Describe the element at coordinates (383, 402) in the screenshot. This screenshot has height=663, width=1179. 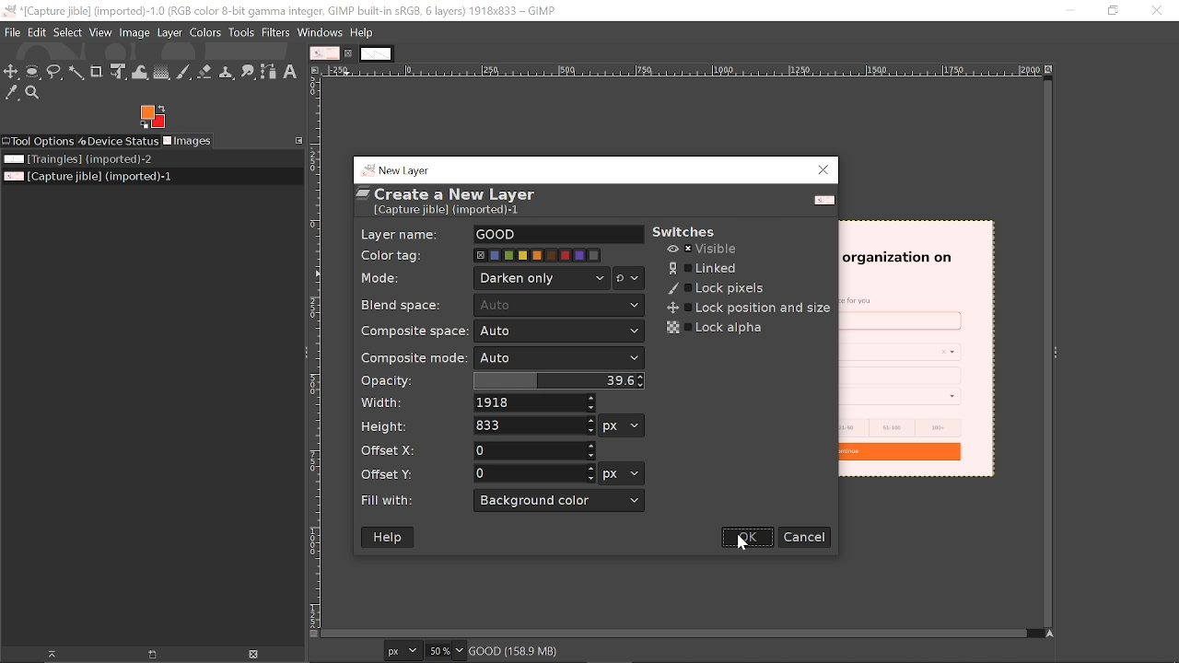
I see `Width:` at that location.